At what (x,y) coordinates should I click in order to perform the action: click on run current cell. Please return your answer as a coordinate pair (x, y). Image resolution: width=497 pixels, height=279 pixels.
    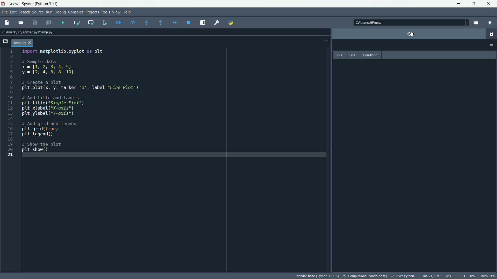
    Looking at the image, I should click on (76, 22).